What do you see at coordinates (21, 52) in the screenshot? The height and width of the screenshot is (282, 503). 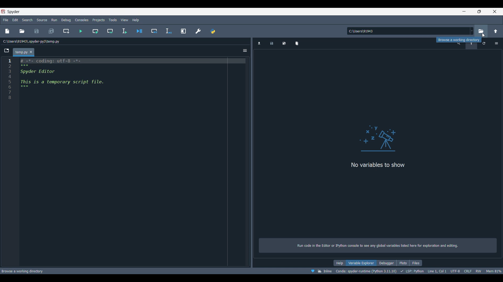 I see `Current tab` at bounding box center [21, 52].